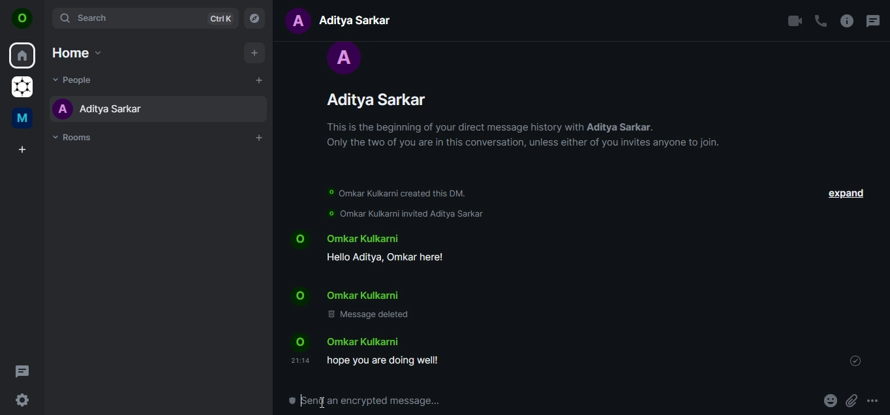  Describe the element at coordinates (846, 194) in the screenshot. I see `expand` at that location.